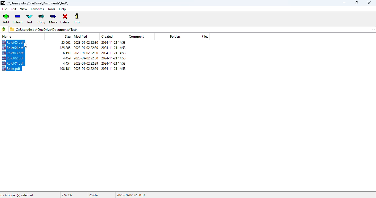 The image size is (376, 198). Describe the element at coordinates (37, 9) in the screenshot. I see `favorites` at that location.